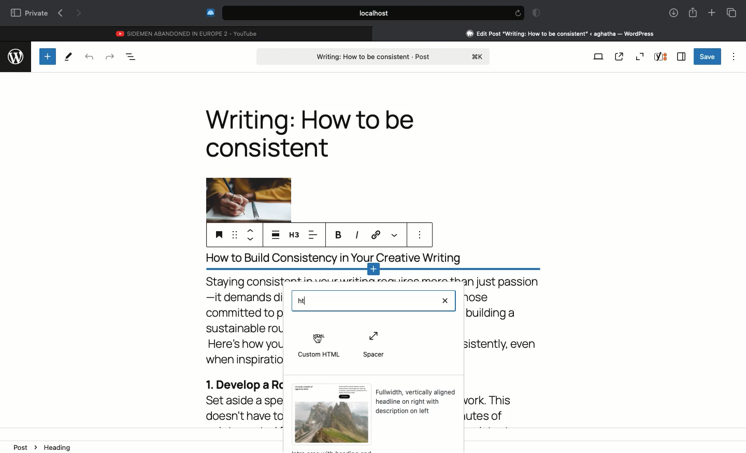 This screenshot has height=453, width=746. I want to click on title, so click(370, 257).